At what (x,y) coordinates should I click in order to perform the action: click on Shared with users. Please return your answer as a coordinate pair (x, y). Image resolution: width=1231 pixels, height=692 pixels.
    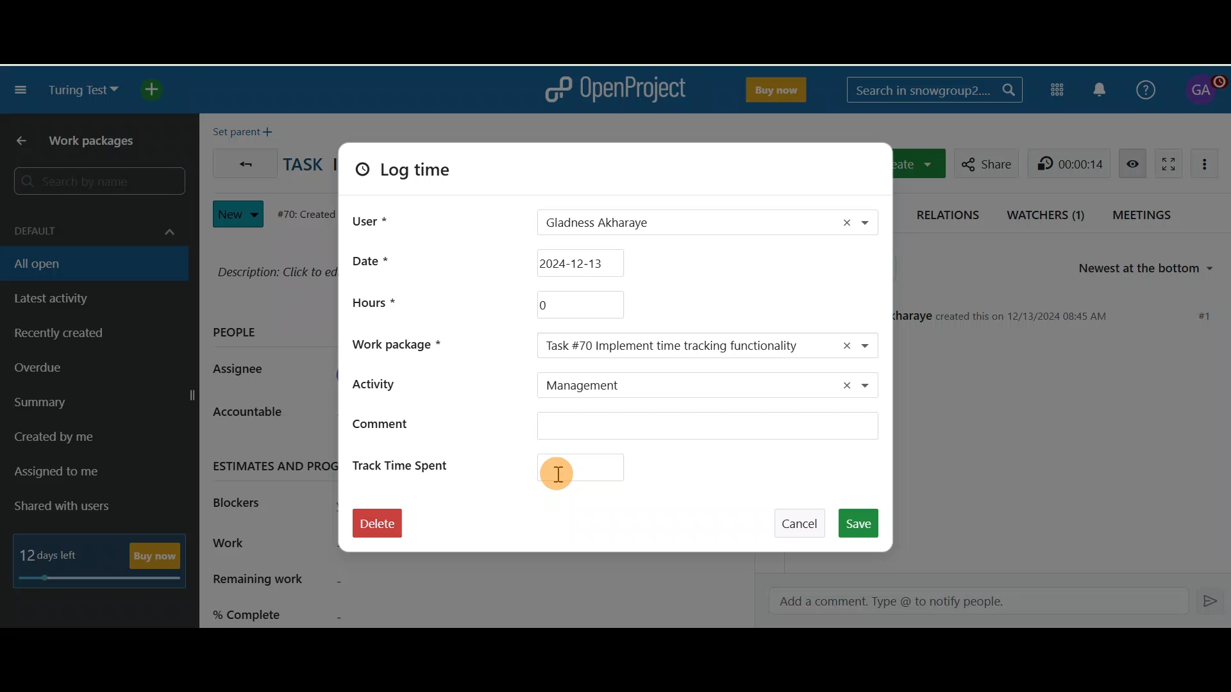
    Looking at the image, I should click on (72, 507).